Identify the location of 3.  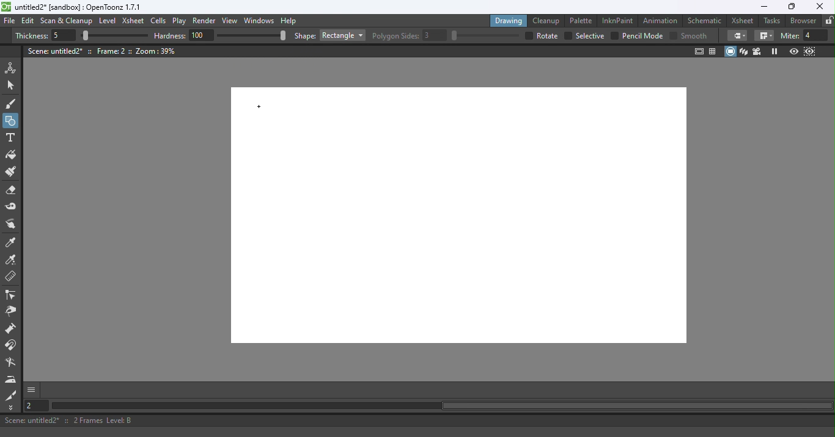
(435, 35).